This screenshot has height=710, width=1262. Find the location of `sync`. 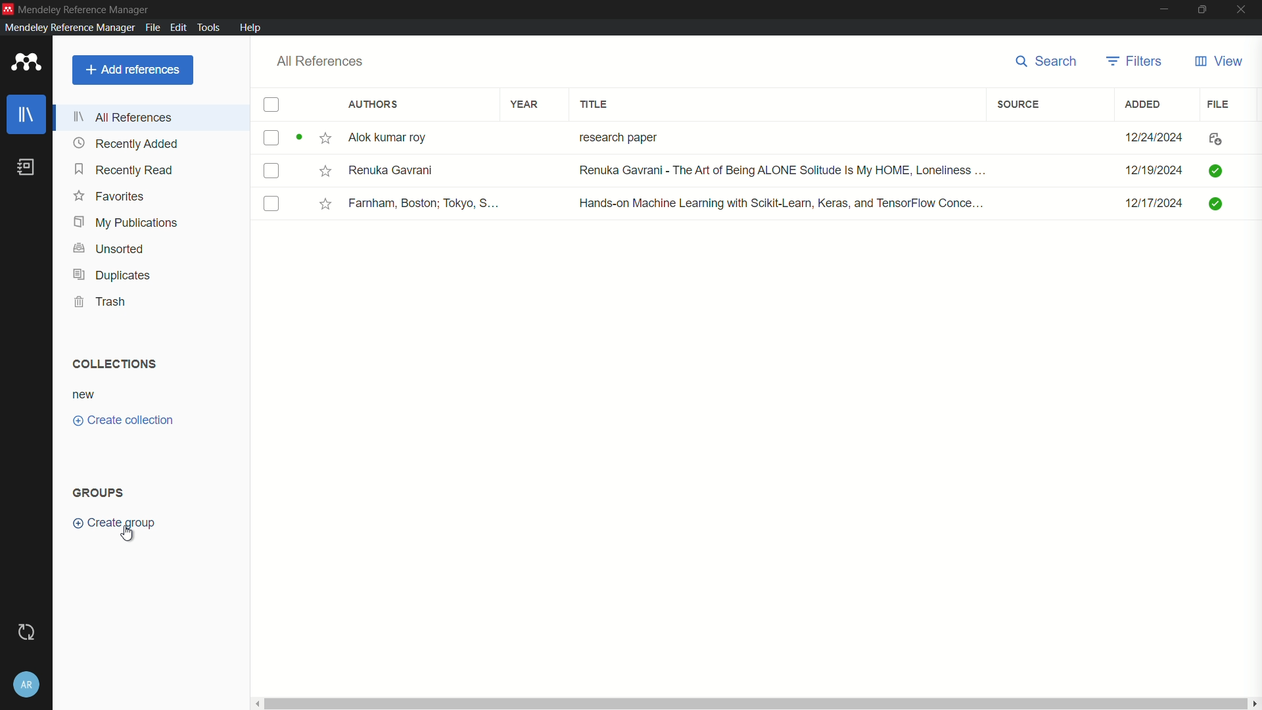

sync is located at coordinates (25, 632).